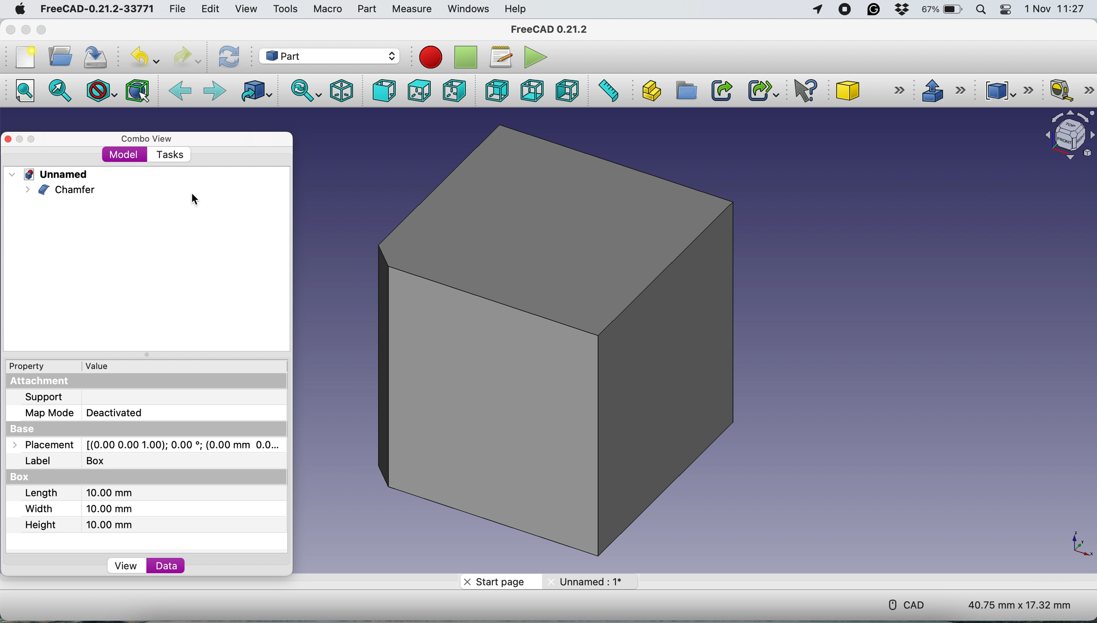 The image size is (1097, 623). Describe the element at coordinates (495, 90) in the screenshot. I see `rear` at that location.